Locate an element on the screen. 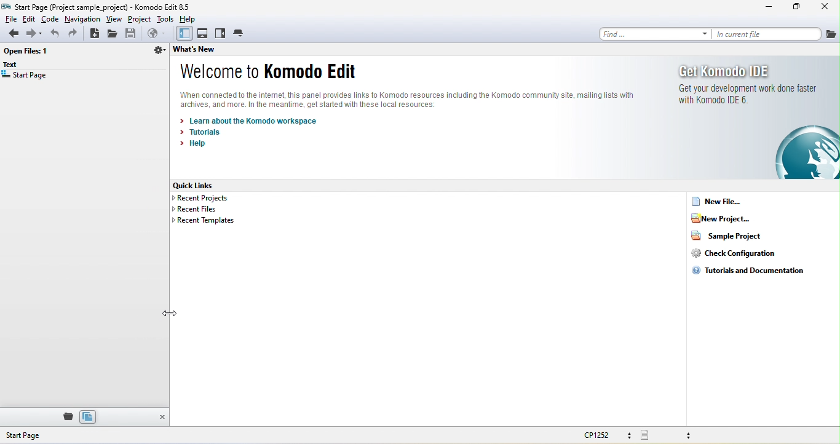 This screenshot has width=840, height=444. redo is located at coordinates (75, 34).